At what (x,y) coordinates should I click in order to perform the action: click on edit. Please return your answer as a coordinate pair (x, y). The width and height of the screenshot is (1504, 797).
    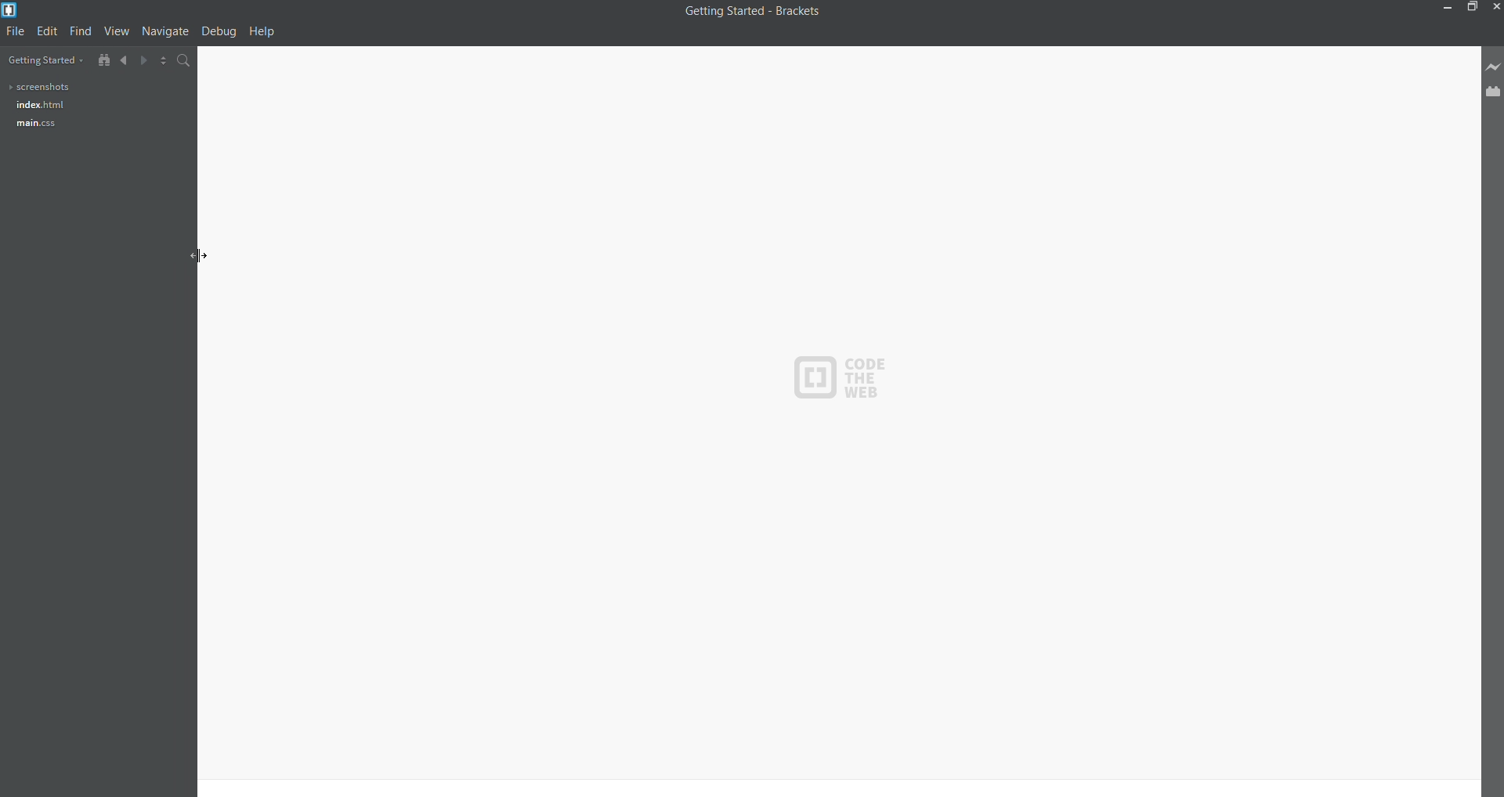
    Looking at the image, I should click on (45, 31).